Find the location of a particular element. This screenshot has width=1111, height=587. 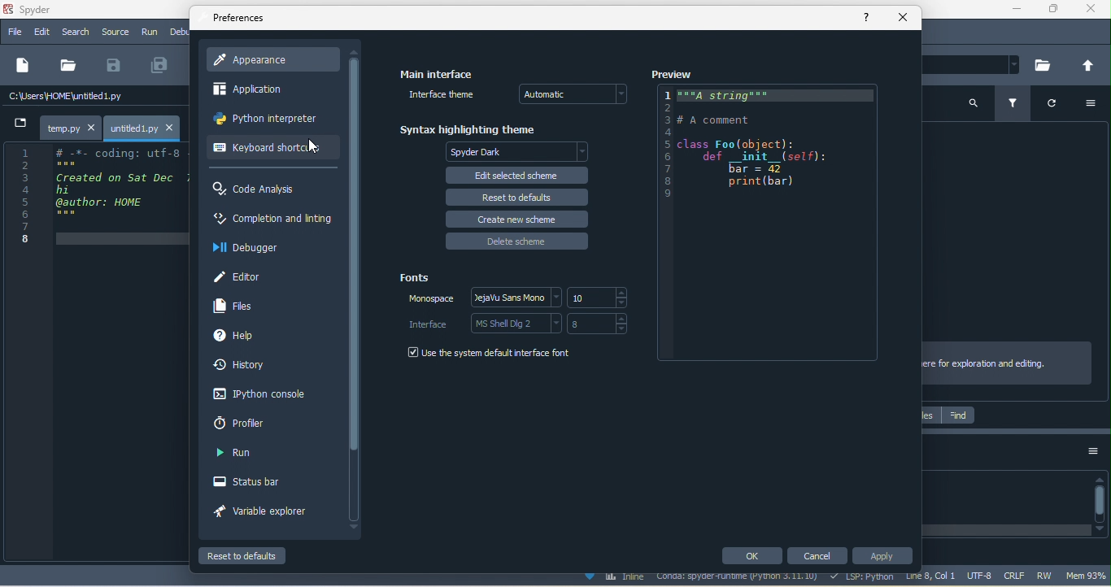

search is located at coordinates (75, 33).